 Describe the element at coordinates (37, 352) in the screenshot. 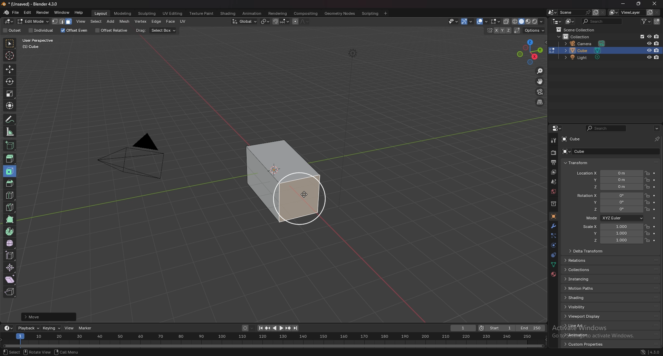

I see `Rotate View` at that location.